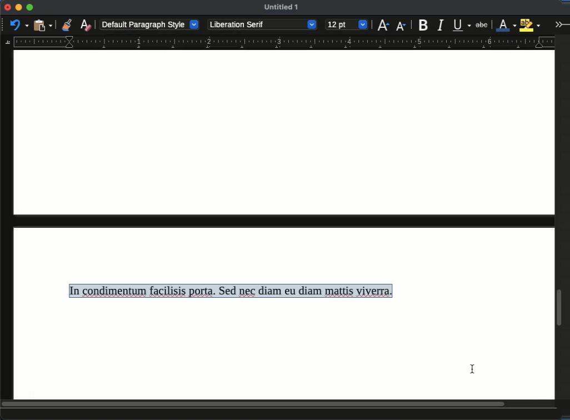  Describe the element at coordinates (347, 25) in the screenshot. I see `12 pt` at that location.